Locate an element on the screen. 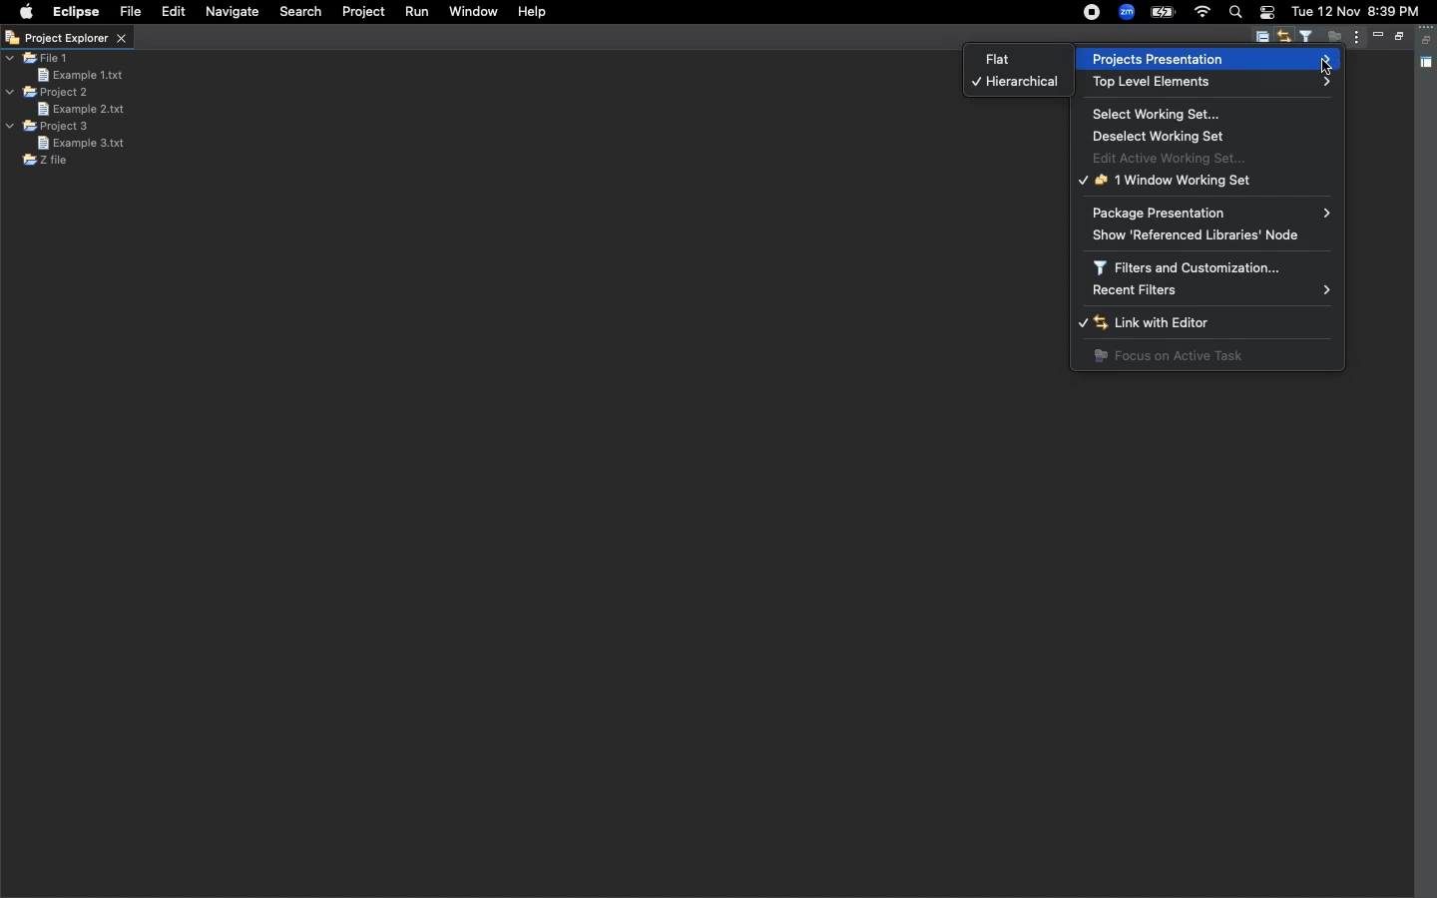 The height and width of the screenshot is (898, 1437). Example 2.txt is located at coordinates (80, 109).